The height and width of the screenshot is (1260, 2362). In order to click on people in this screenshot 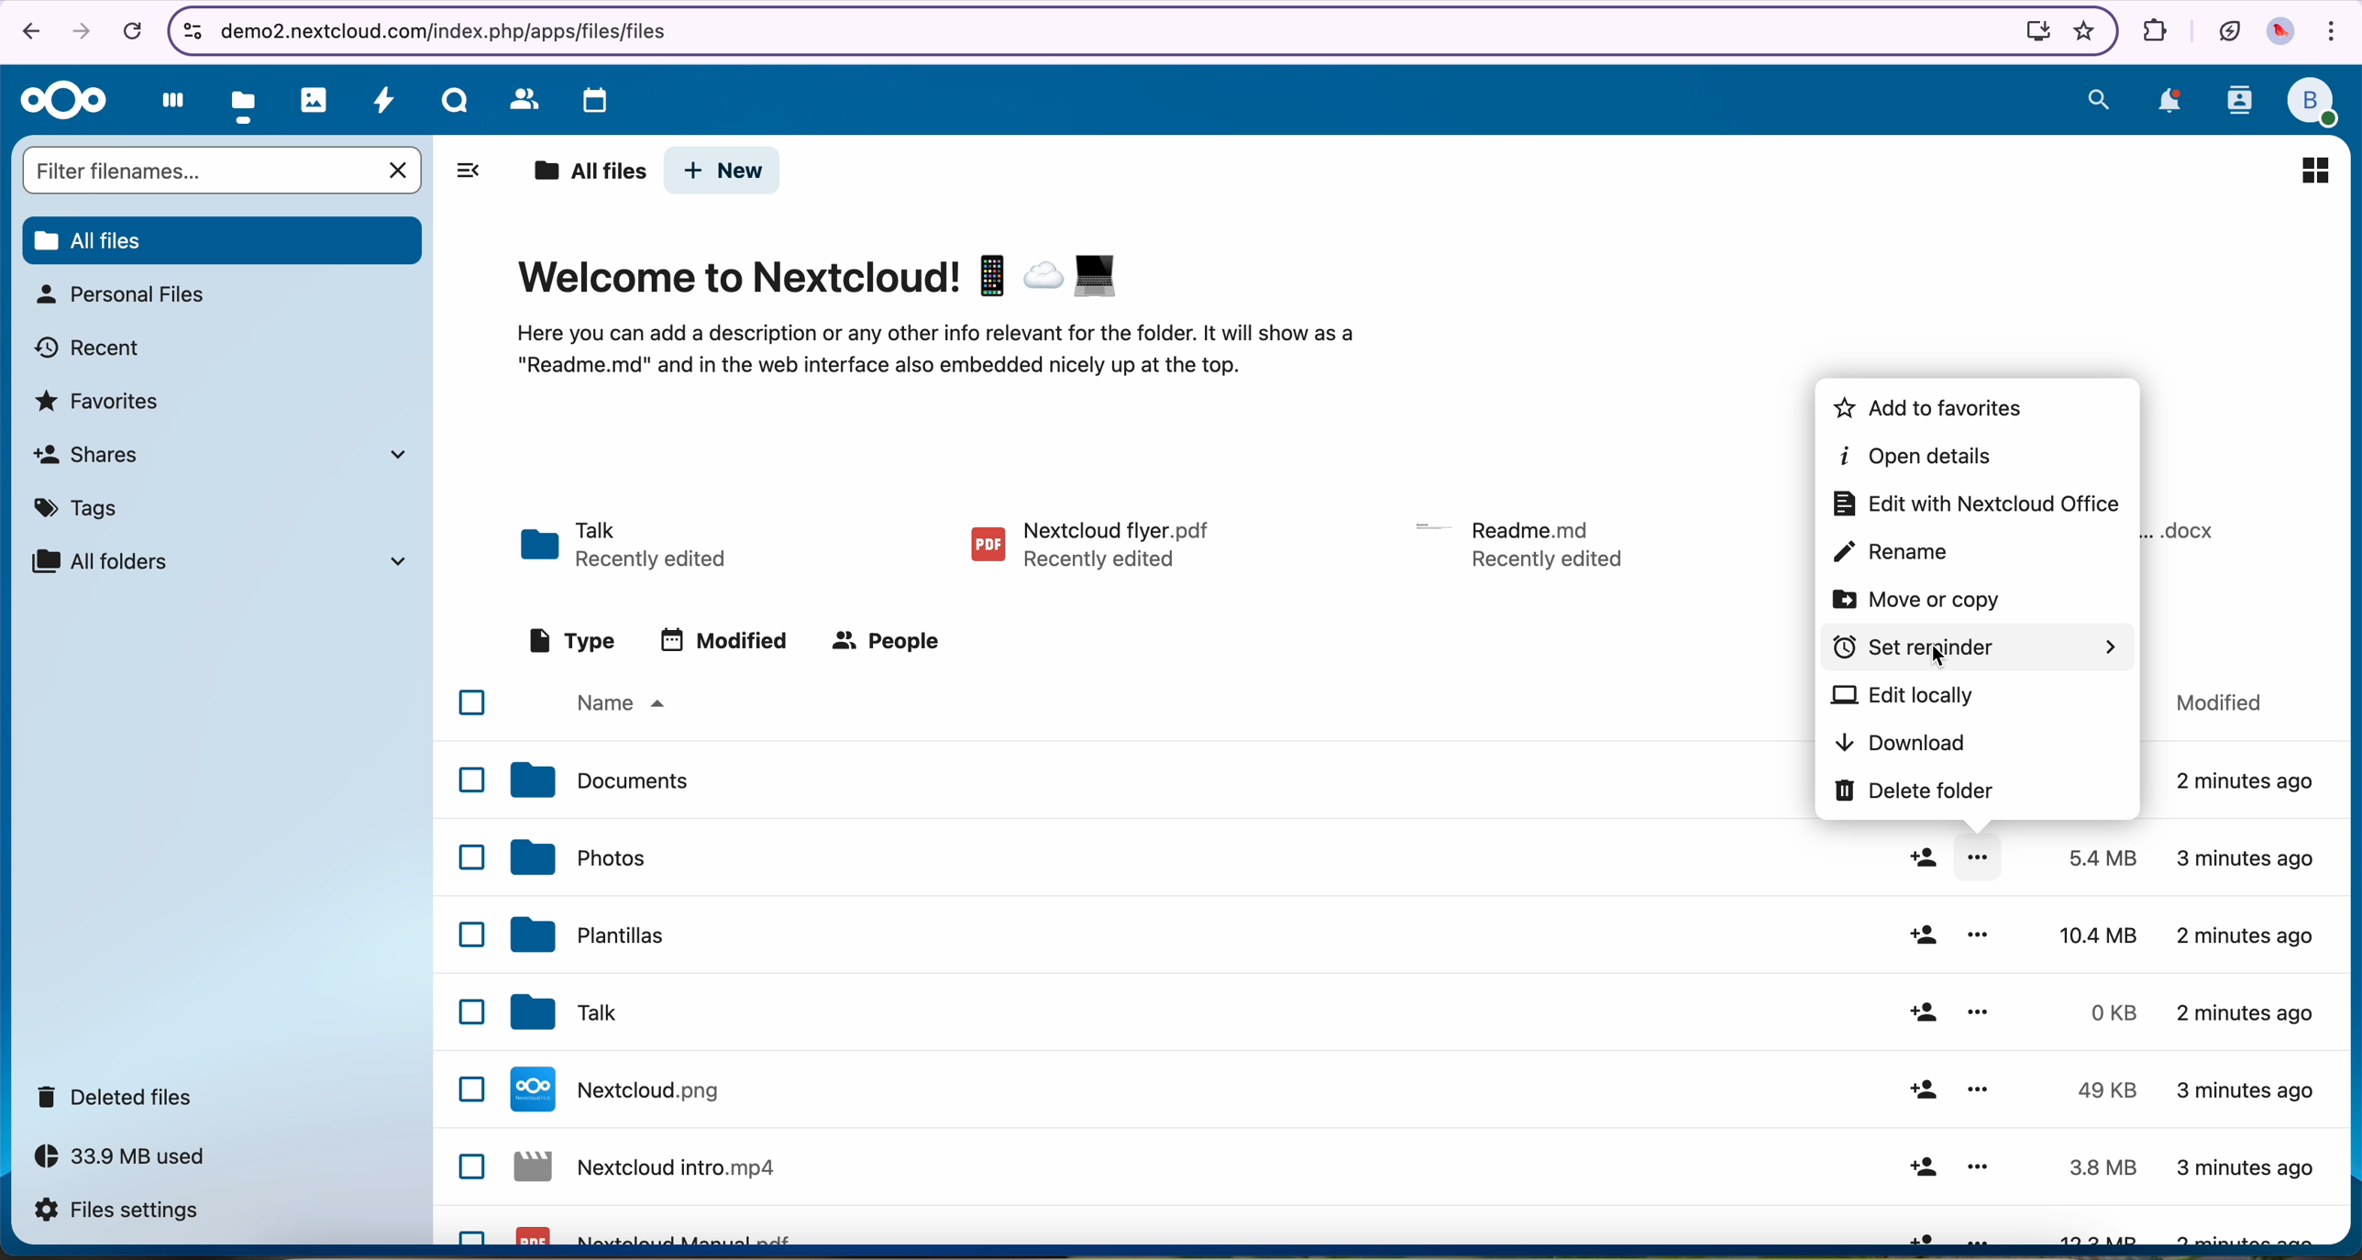, I will do `click(890, 644)`.